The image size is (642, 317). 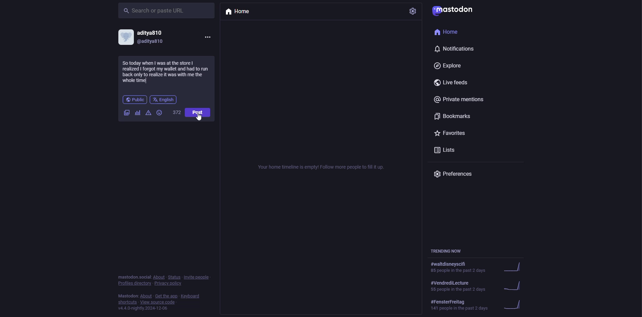 I want to click on live feeds, so click(x=452, y=84).